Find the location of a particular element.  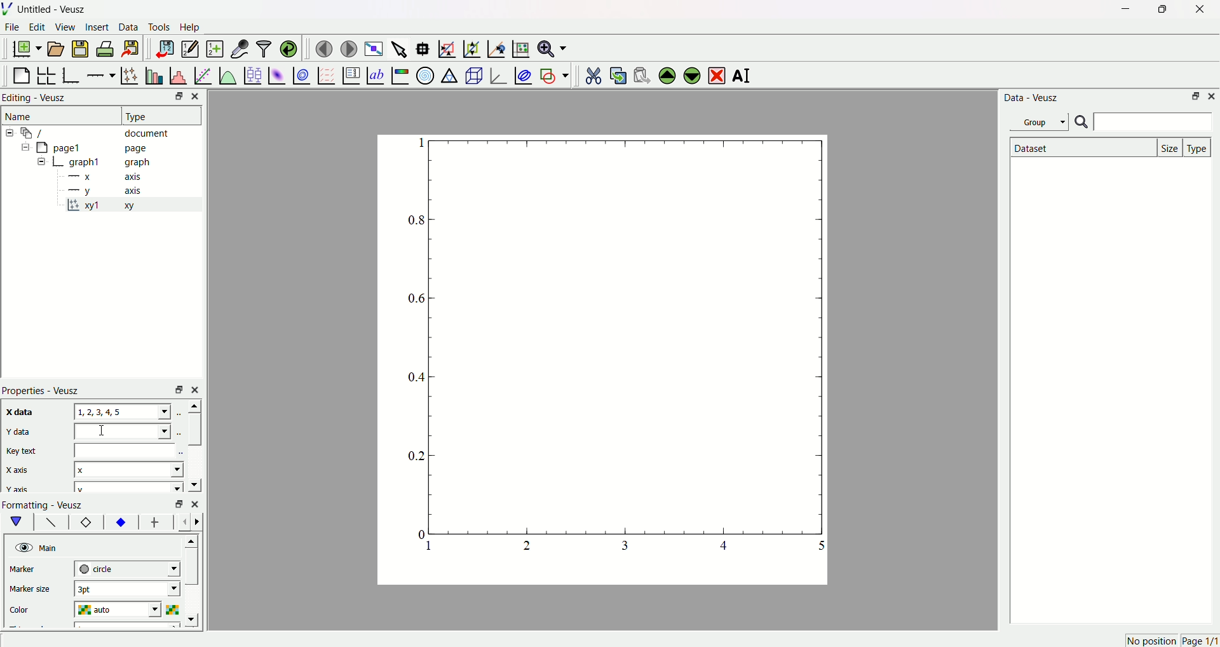

draw rectangle on zoom graph axes is located at coordinates (447, 47).